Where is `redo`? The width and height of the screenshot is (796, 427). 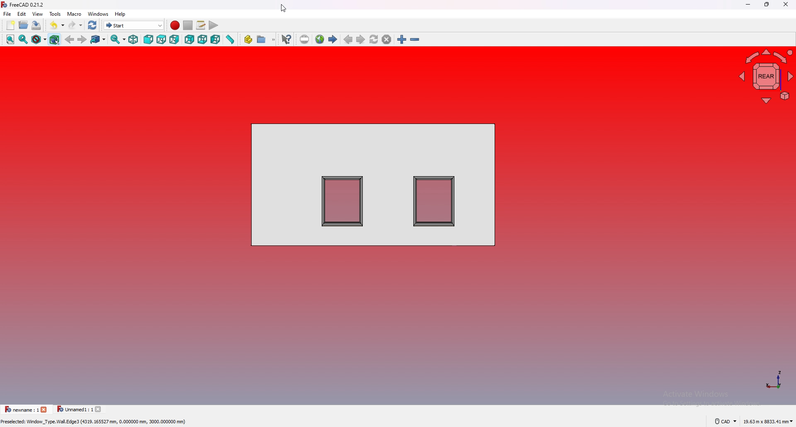 redo is located at coordinates (75, 25).